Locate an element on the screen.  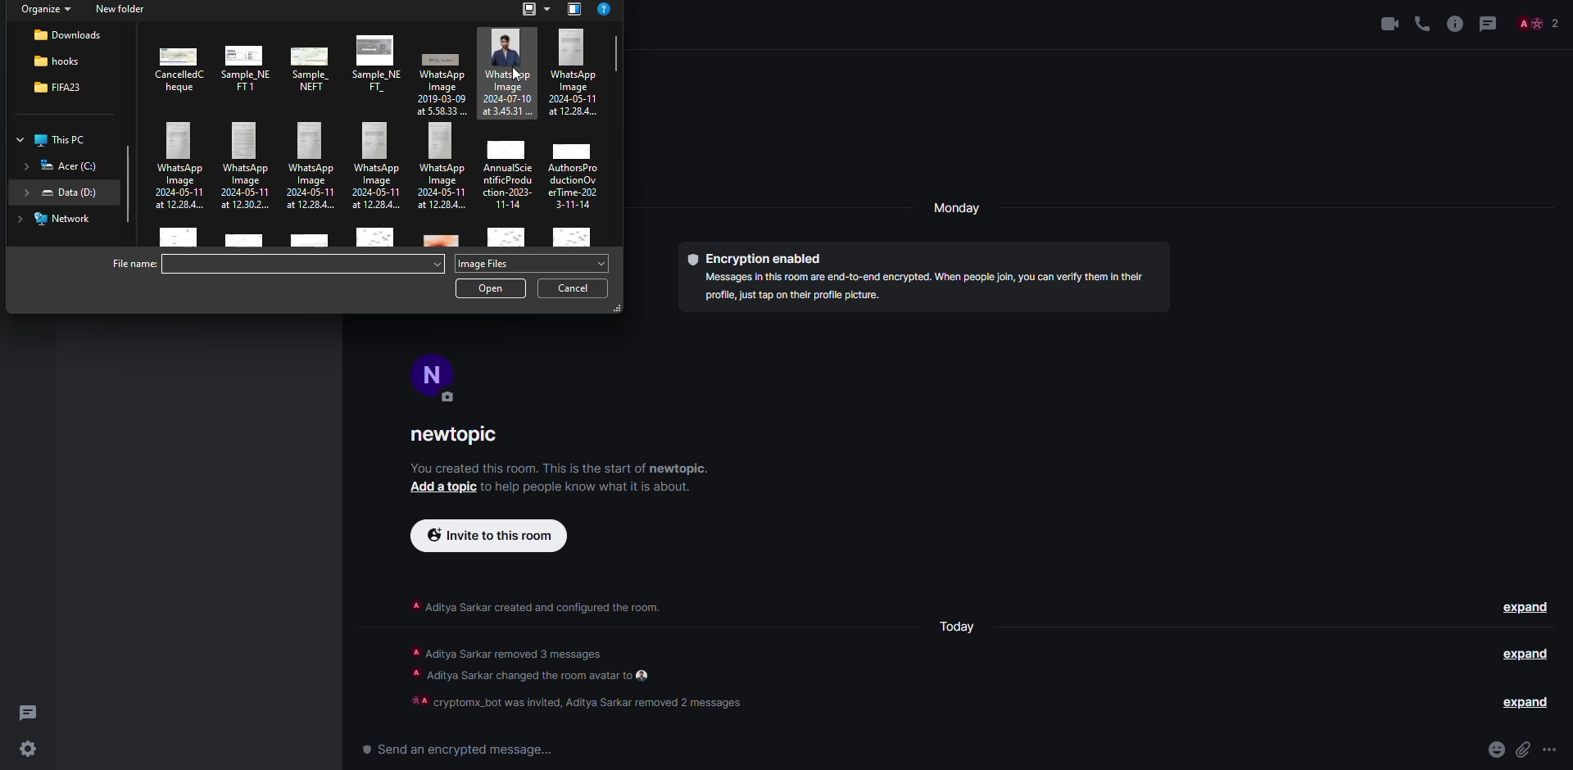
room is located at coordinates (460, 436).